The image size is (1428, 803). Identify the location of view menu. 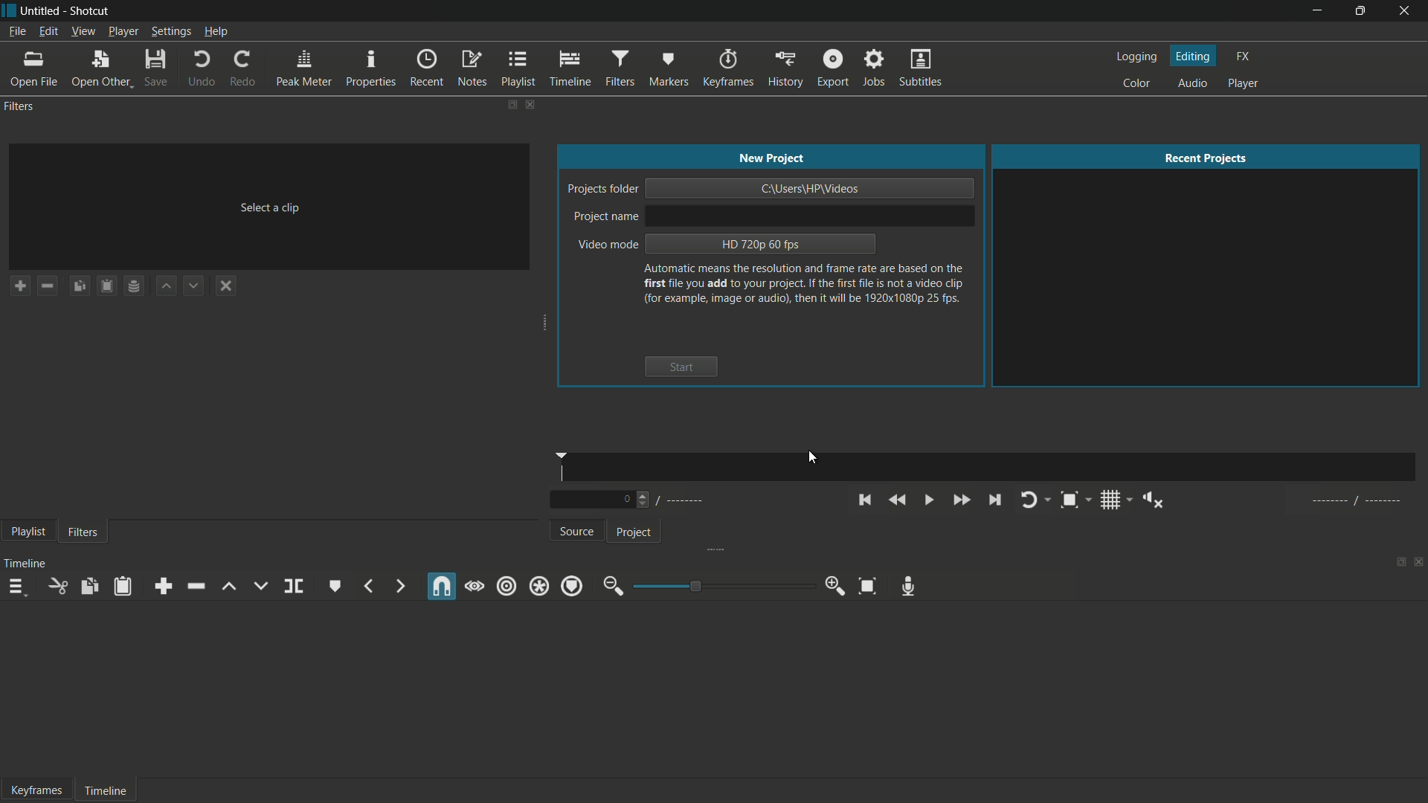
(83, 32).